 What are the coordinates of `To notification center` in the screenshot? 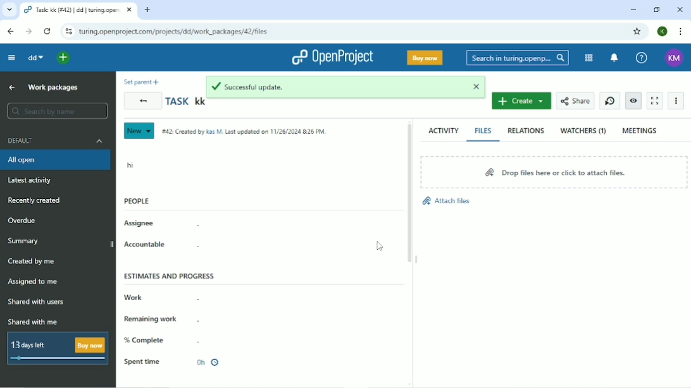 It's located at (614, 58).